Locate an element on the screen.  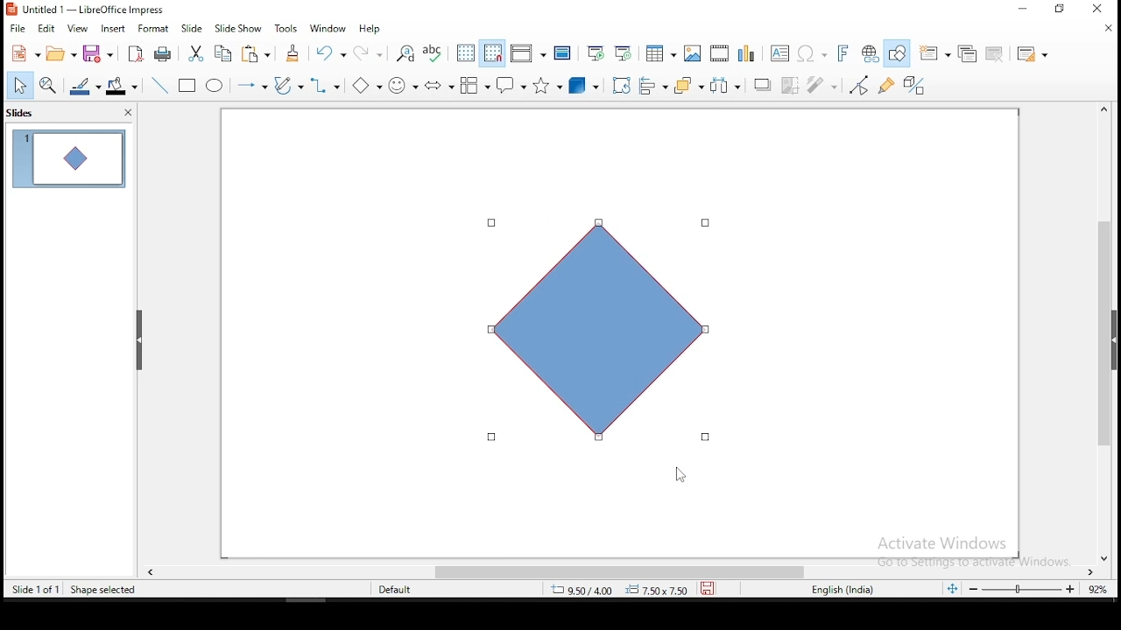
save is located at coordinates (100, 53).